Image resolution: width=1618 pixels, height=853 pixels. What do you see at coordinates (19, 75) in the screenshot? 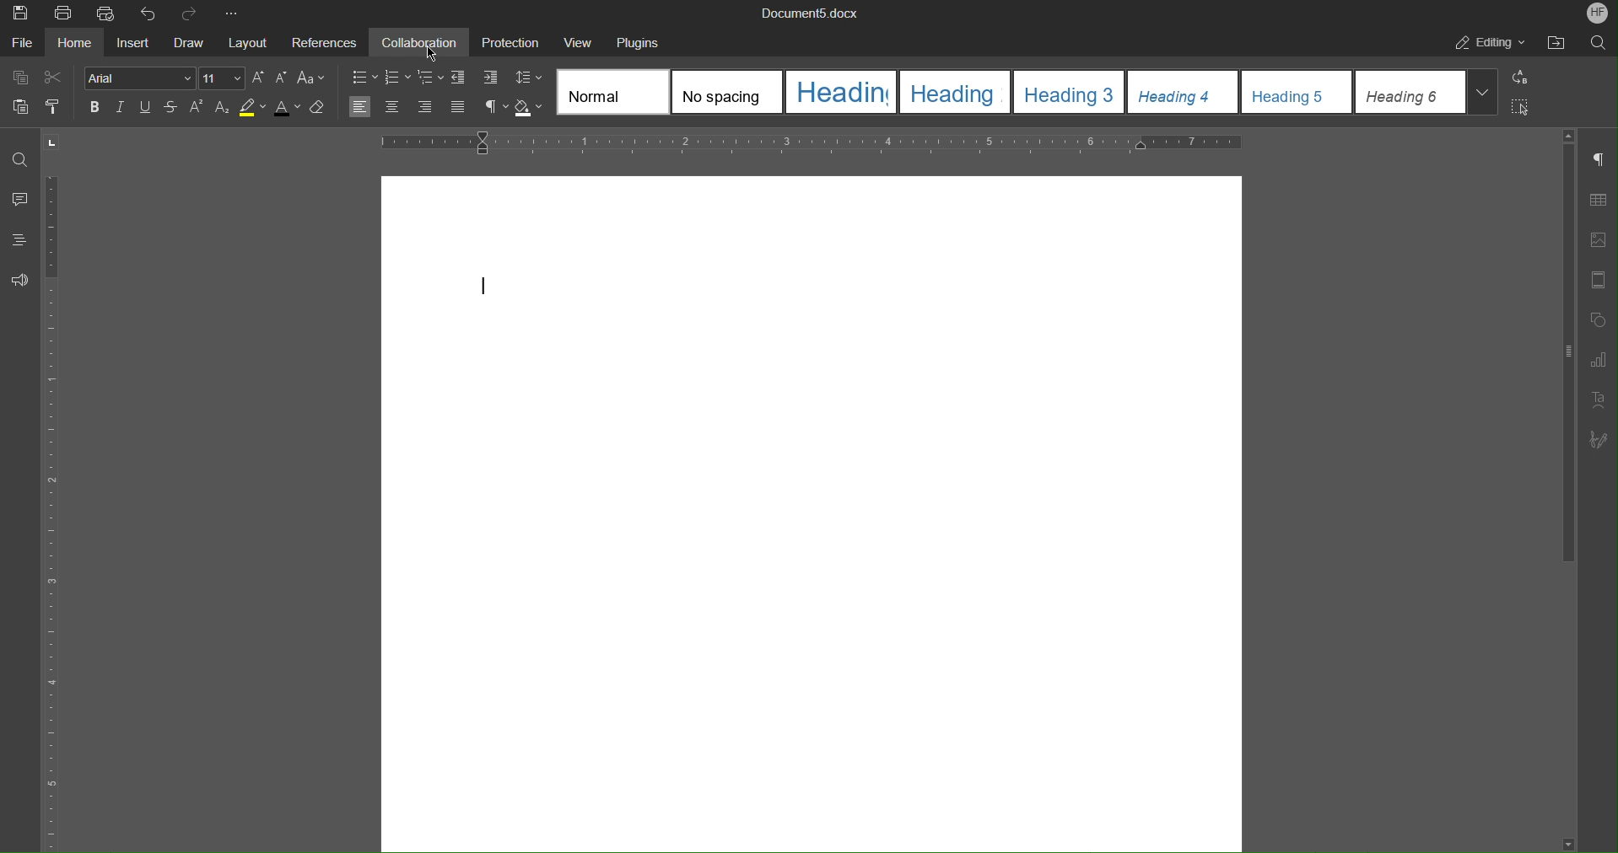
I see `Copy` at bounding box center [19, 75].